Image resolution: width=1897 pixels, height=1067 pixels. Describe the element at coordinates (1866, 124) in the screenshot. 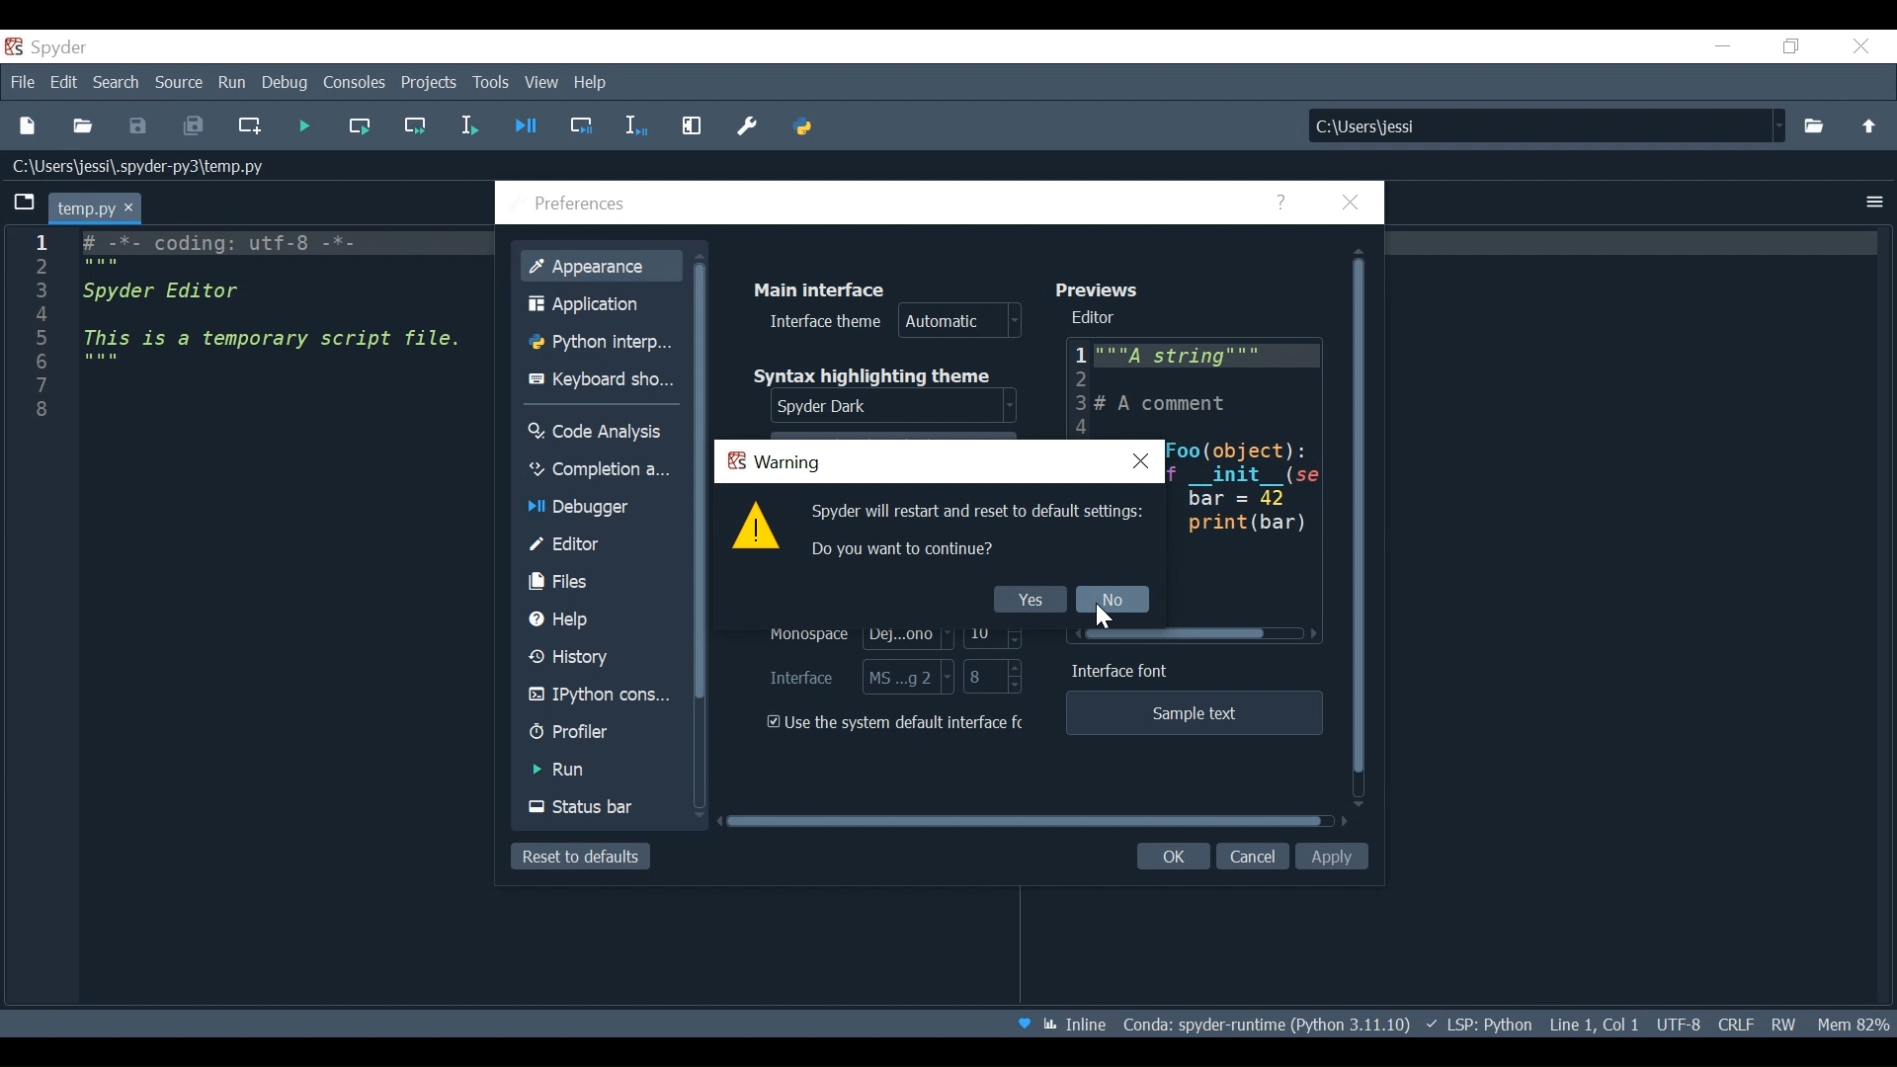

I see `Move up` at that location.